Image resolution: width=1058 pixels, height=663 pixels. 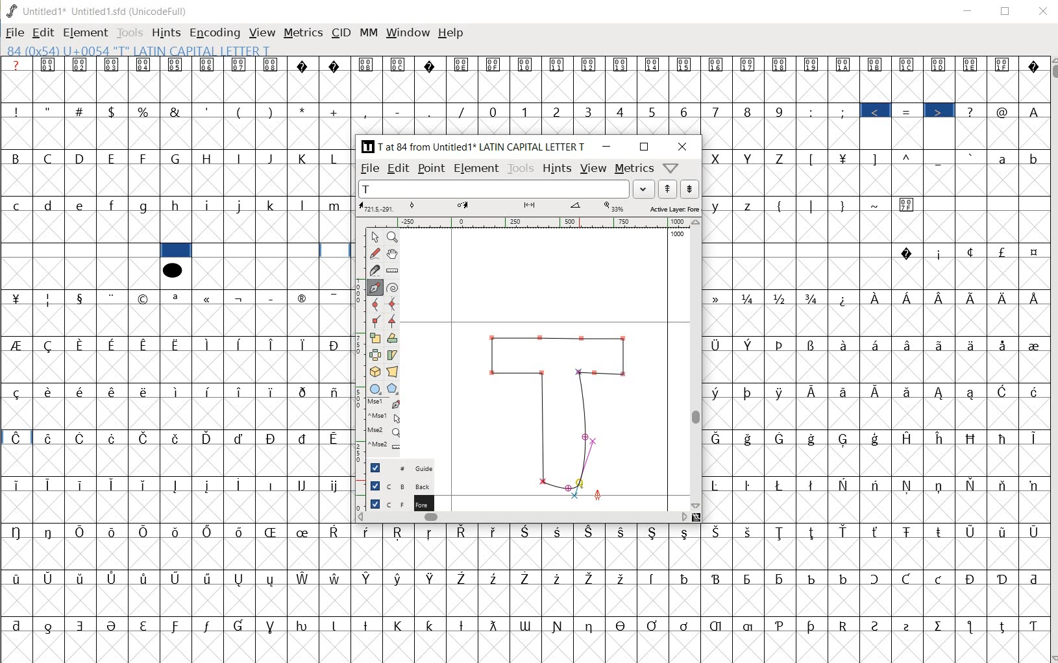 I want to click on z, so click(x=749, y=206).